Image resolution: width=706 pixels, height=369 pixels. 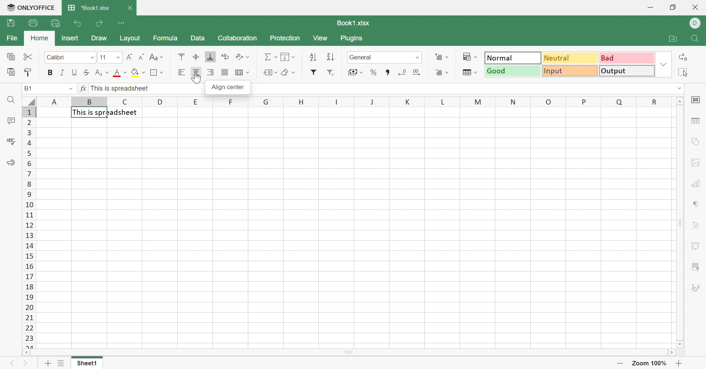 What do you see at coordinates (238, 37) in the screenshot?
I see `Collaboration` at bounding box center [238, 37].